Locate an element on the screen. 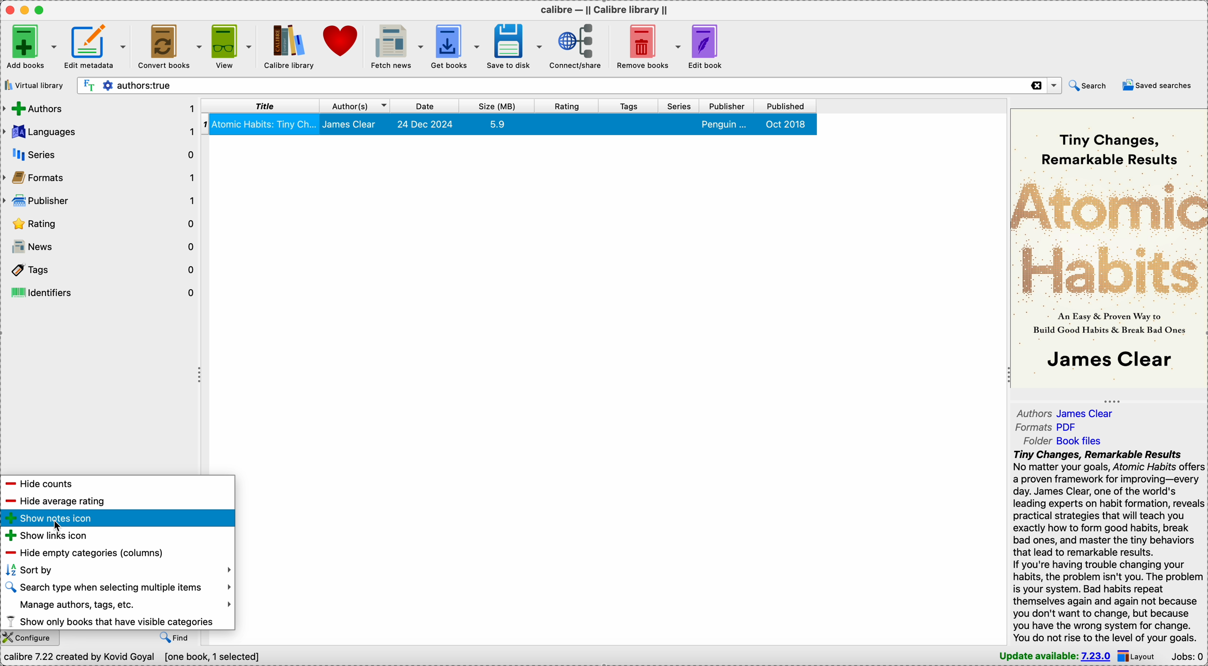  rating is located at coordinates (566, 105).